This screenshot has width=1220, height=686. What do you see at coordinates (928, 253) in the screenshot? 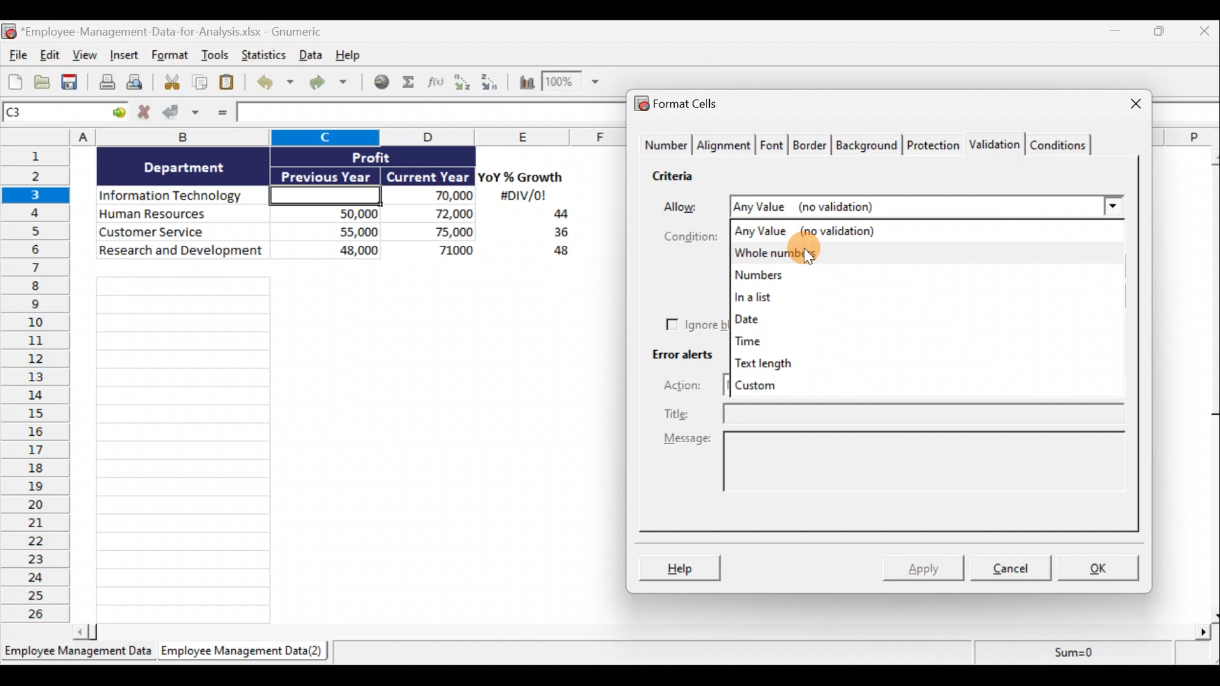
I see `Whole numbers` at bounding box center [928, 253].